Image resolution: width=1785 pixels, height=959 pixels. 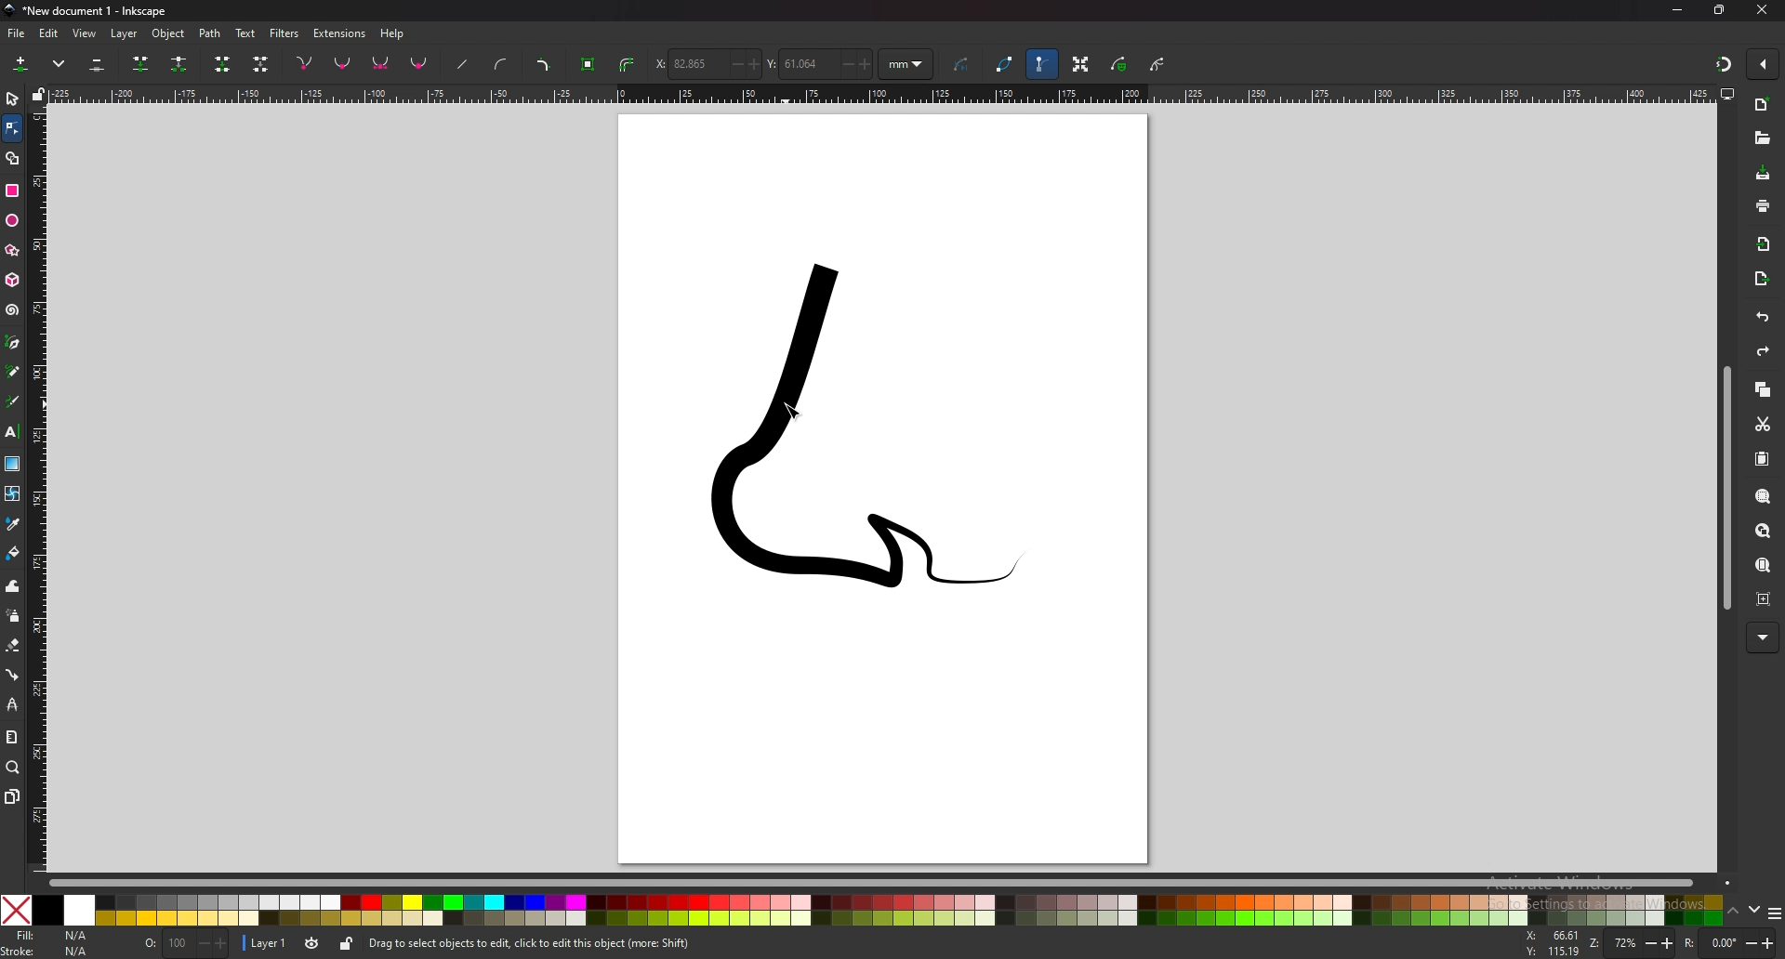 What do you see at coordinates (1774, 915) in the screenshot?
I see `options` at bounding box center [1774, 915].